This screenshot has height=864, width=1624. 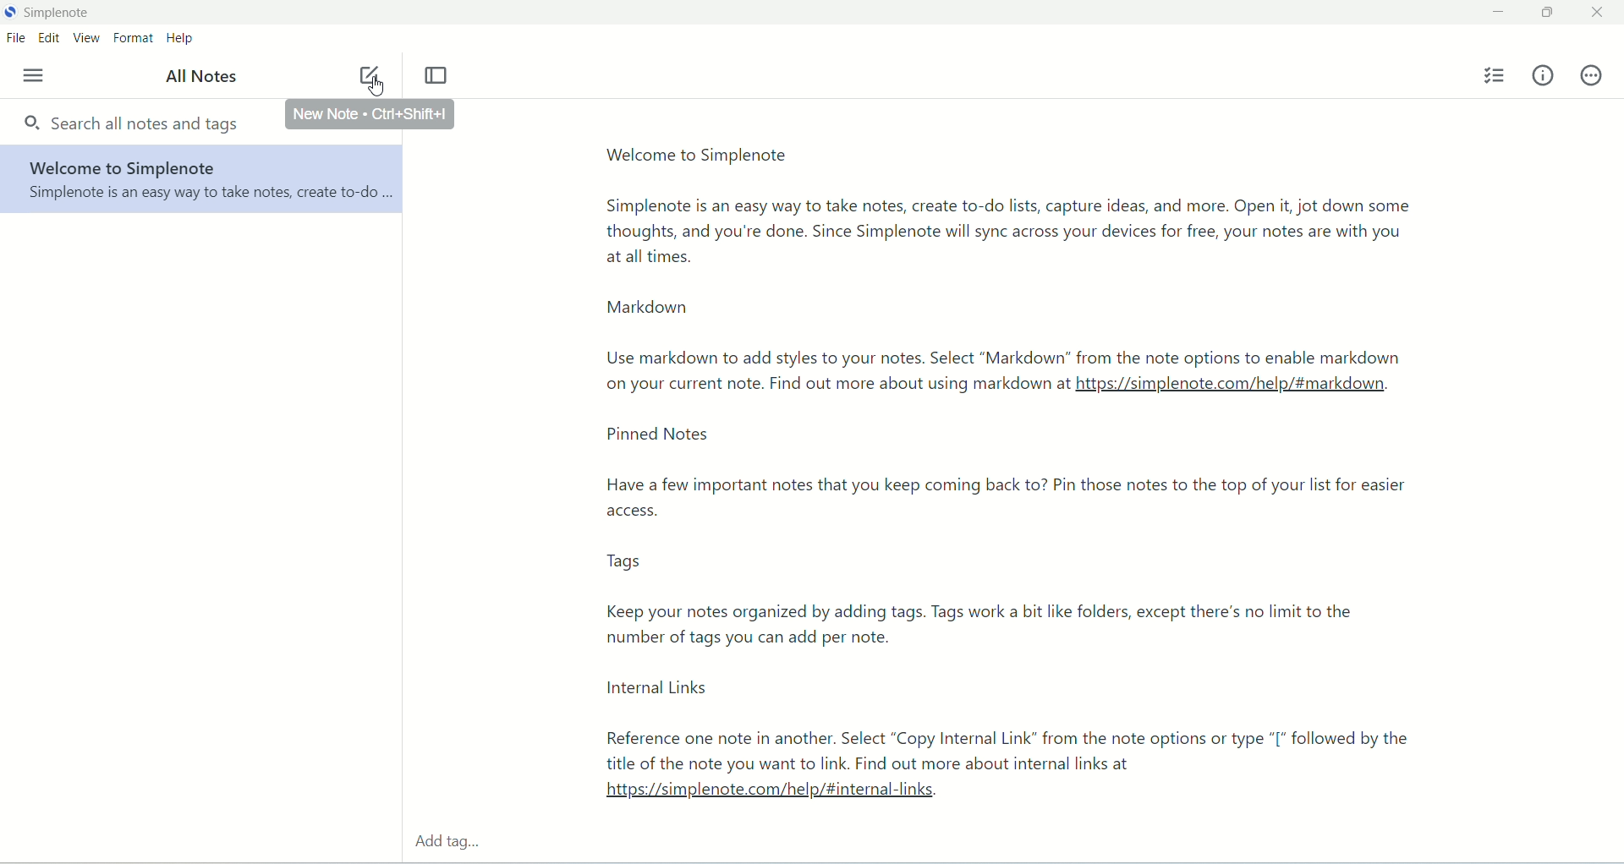 What do you see at coordinates (49, 38) in the screenshot?
I see `edit` at bounding box center [49, 38].